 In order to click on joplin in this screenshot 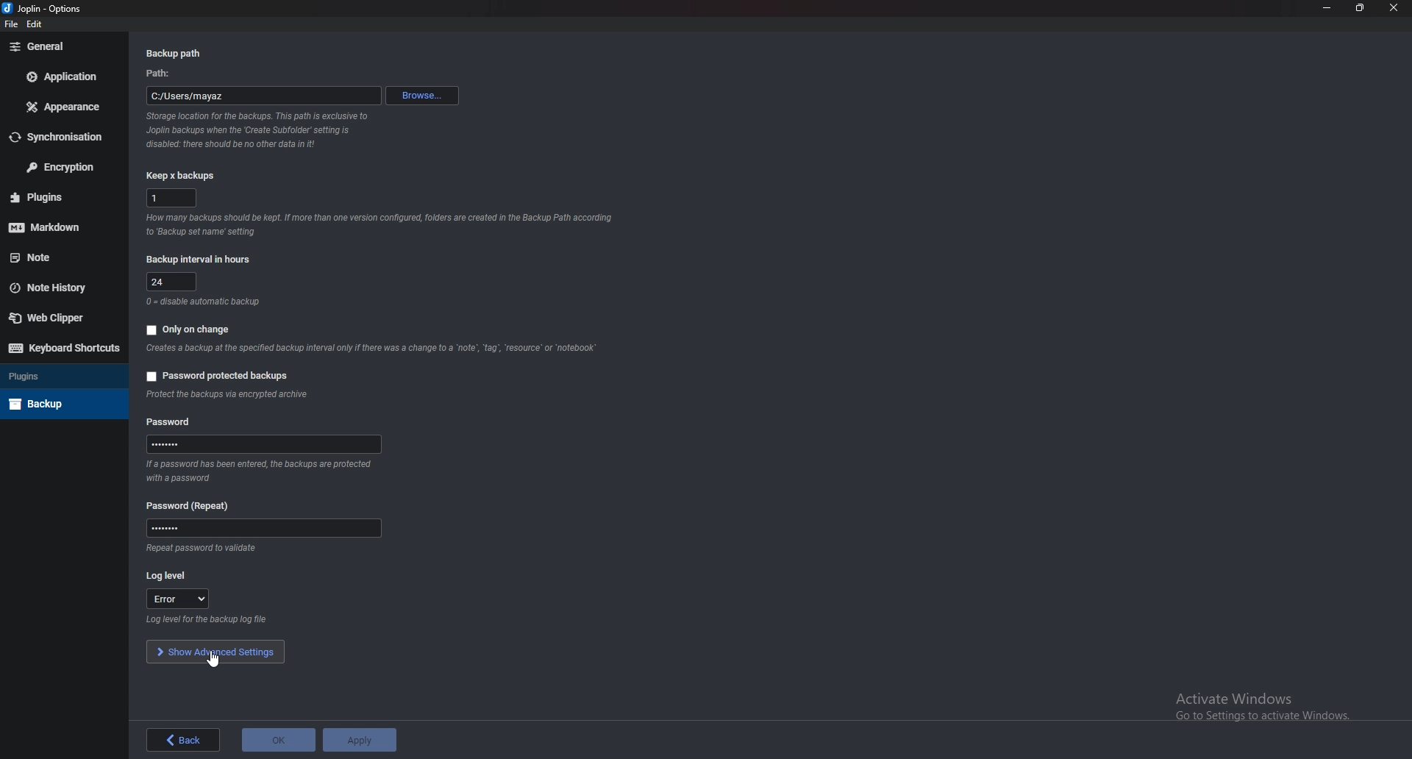, I will do `click(26, 10)`.